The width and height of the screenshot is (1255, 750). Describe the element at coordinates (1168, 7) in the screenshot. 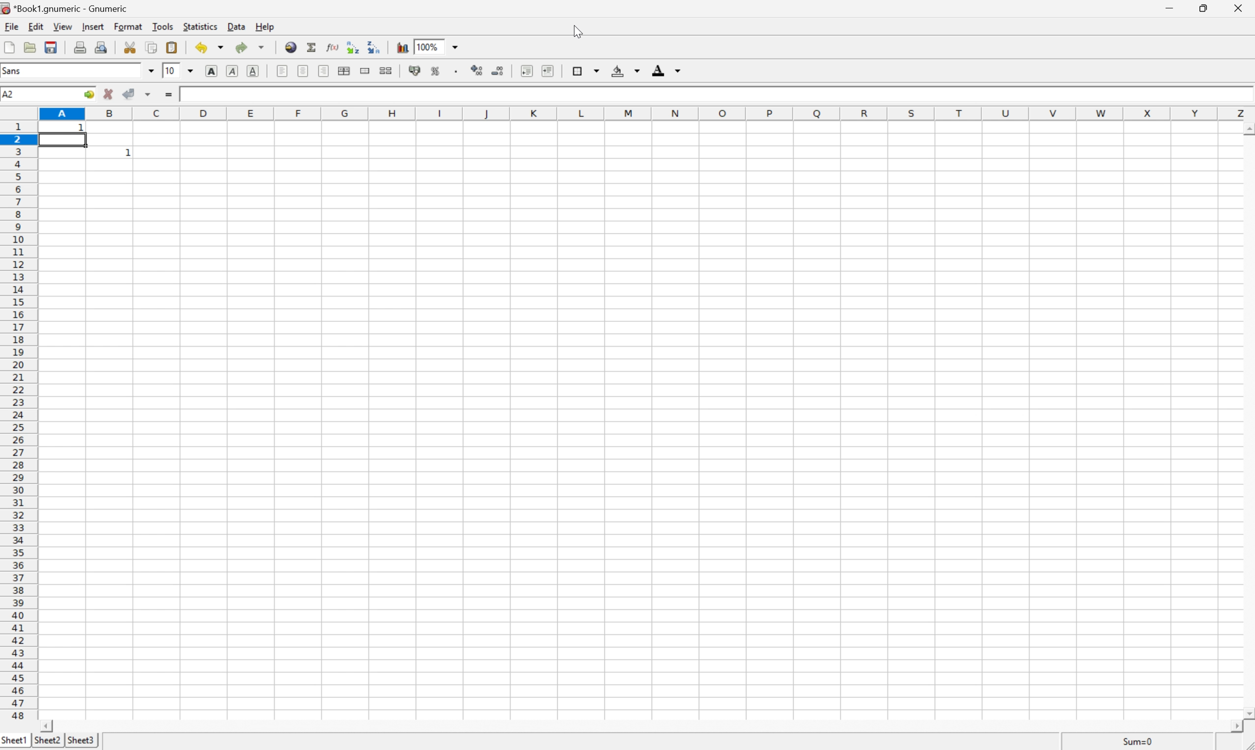

I see `minimize` at that location.